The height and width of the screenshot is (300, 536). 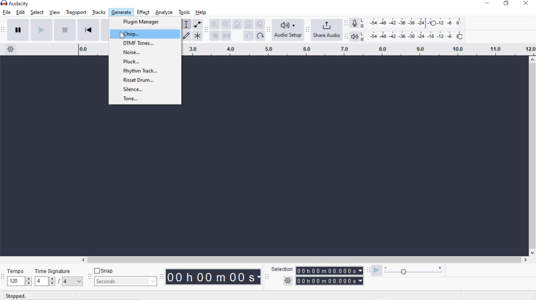 I want to click on system name, so click(x=15, y=4).